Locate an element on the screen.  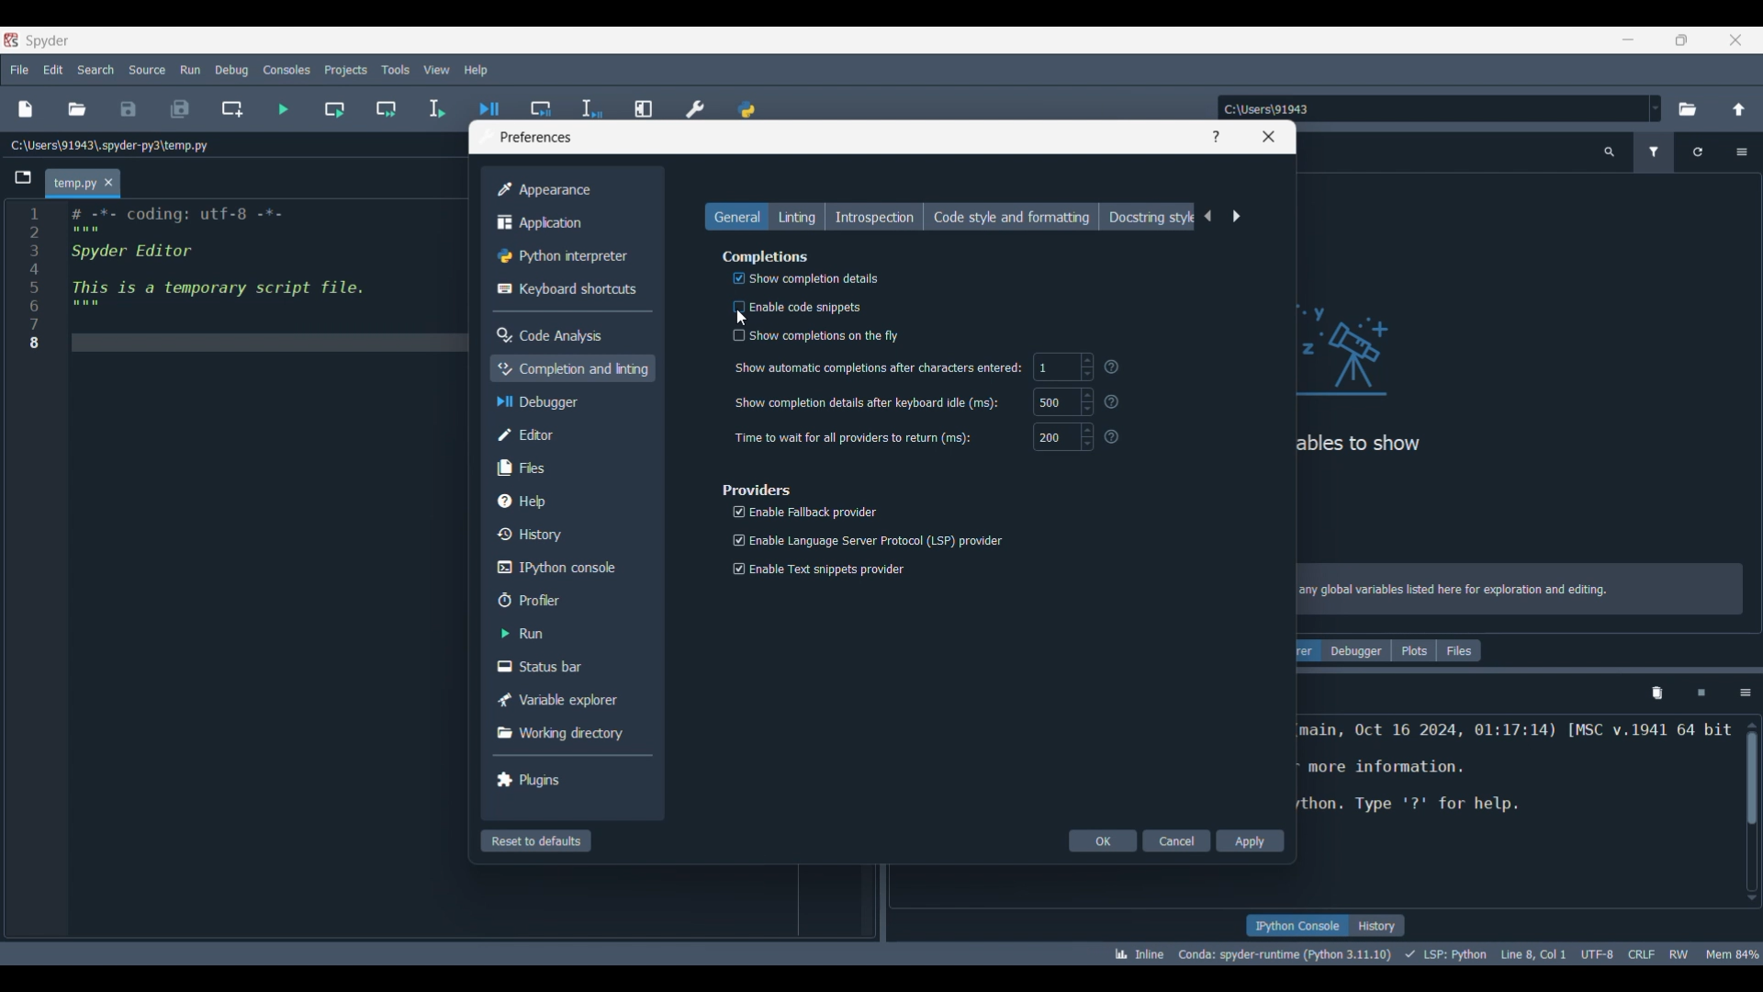
IPython console is located at coordinates (567, 568).